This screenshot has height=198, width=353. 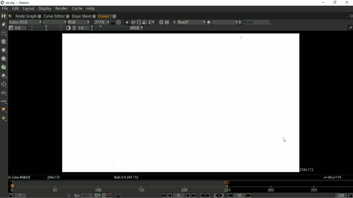 What do you see at coordinates (11, 195) in the screenshot?
I see `Set playback in point` at bounding box center [11, 195].